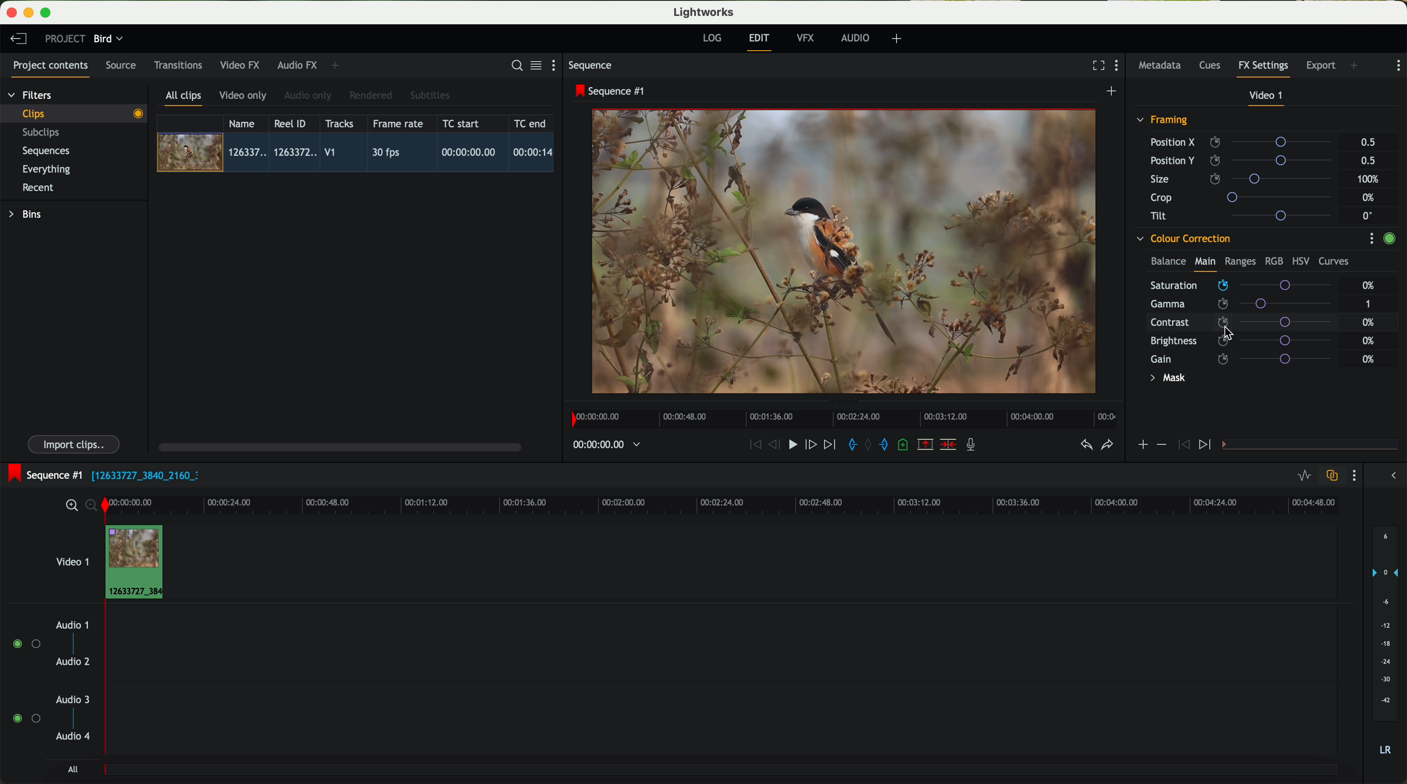 The height and width of the screenshot is (784, 1407). What do you see at coordinates (338, 124) in the screenshot?
I see `tracks` at bounding box center [338, 124].